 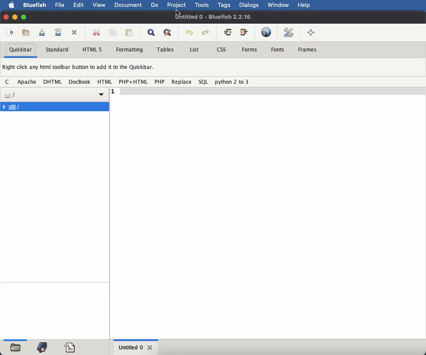 What do you see at coordinates (166, 50) in the screenshot?
I see `tables` at bounding box center [166, 50].